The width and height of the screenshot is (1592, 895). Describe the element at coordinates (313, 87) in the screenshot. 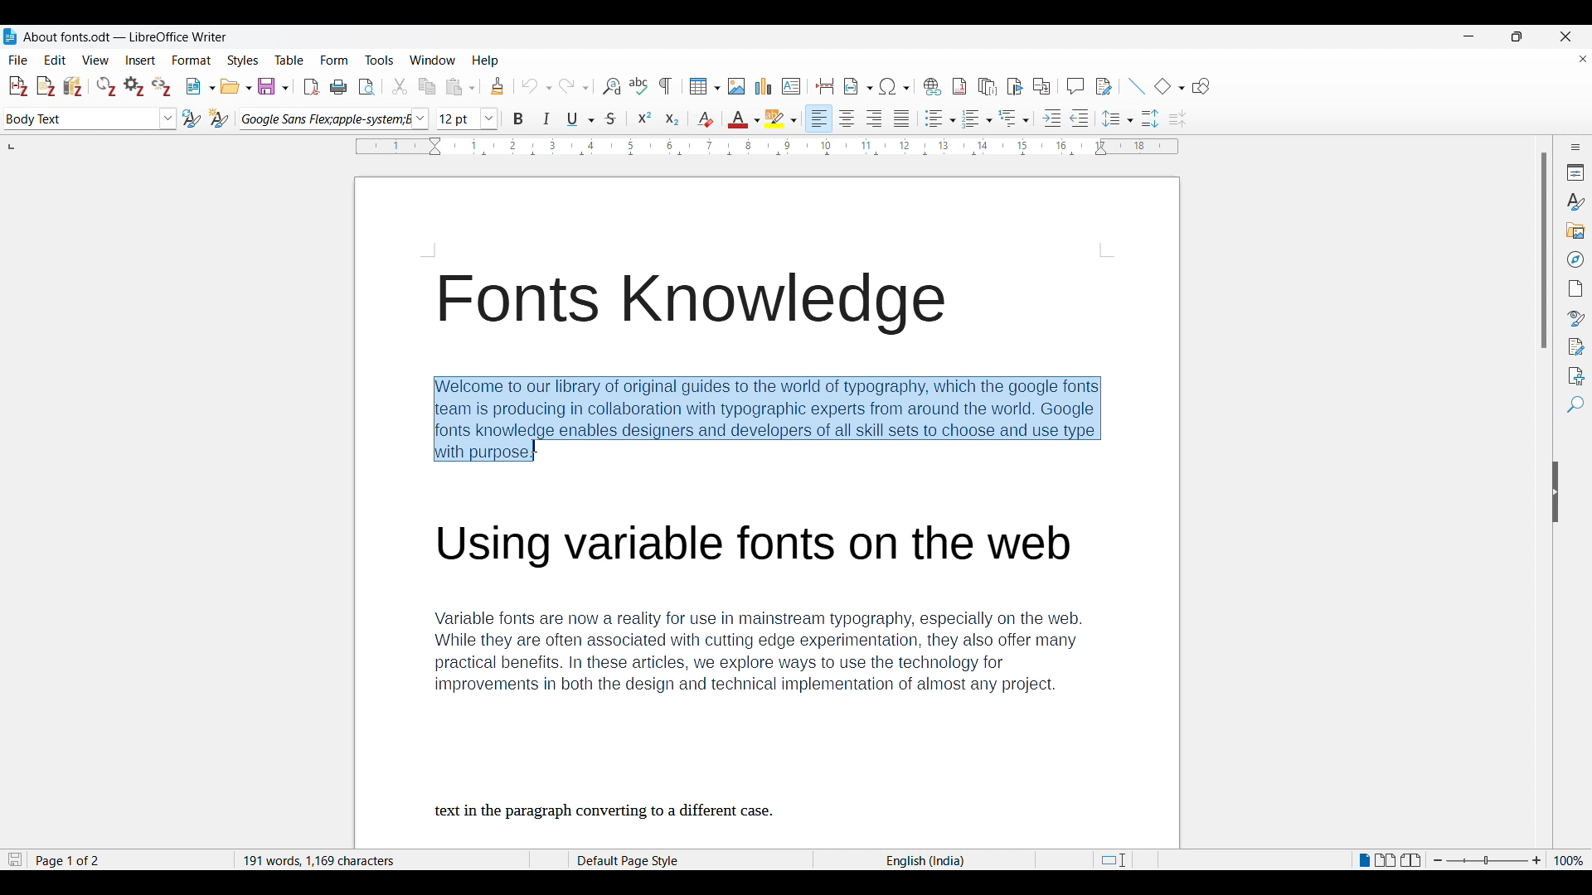

I see `Export directly as PDF` at that location.